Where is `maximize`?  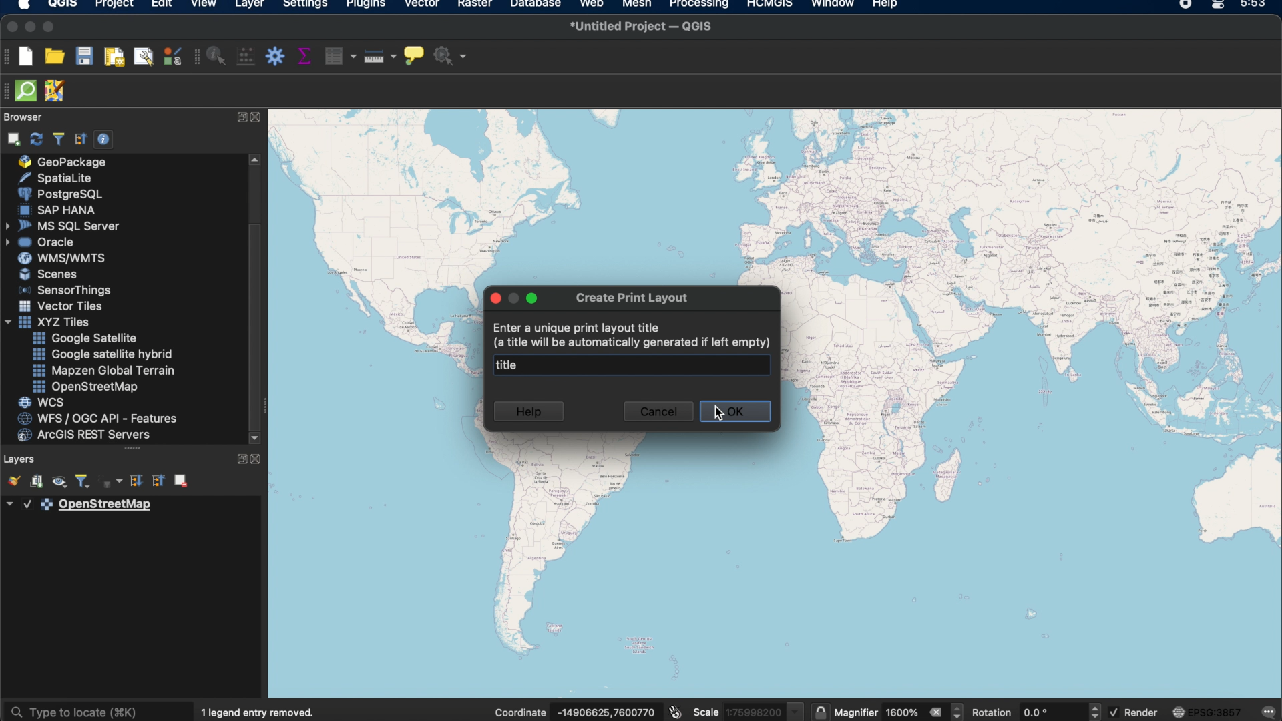 maximize is located at coordinates (532, 298).